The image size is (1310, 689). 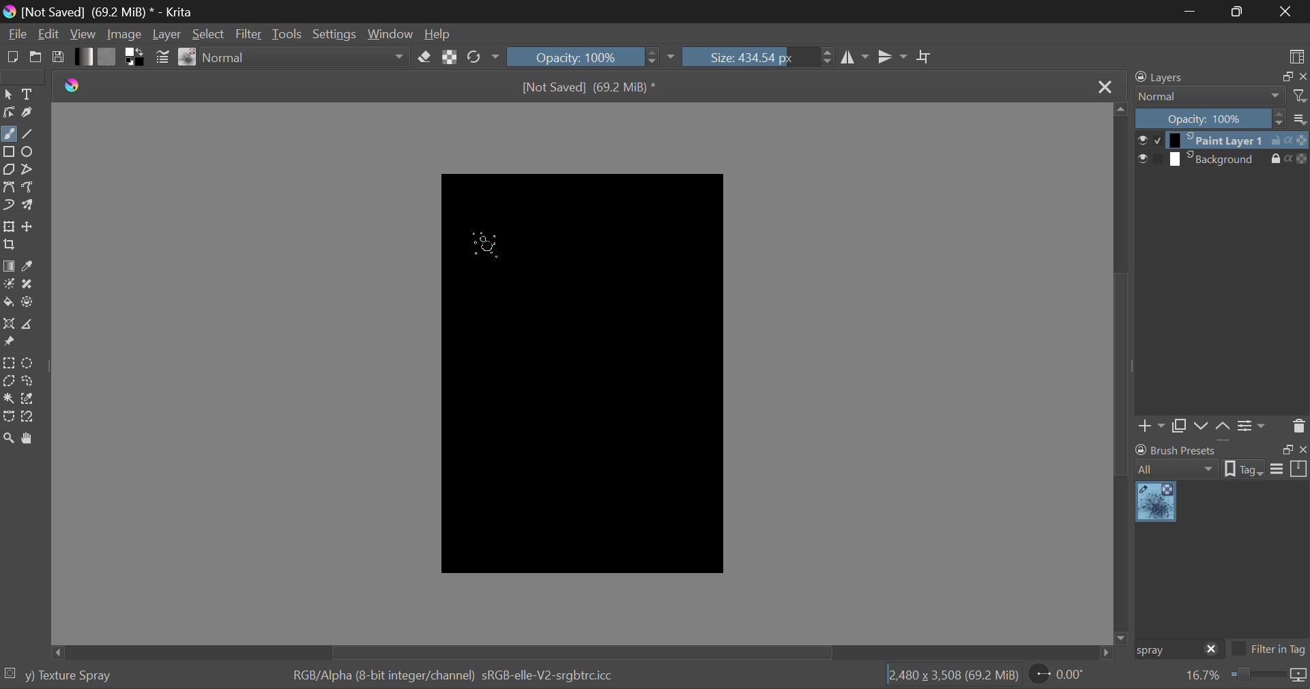 I want to click on Close, so click(x=1105, y=88).